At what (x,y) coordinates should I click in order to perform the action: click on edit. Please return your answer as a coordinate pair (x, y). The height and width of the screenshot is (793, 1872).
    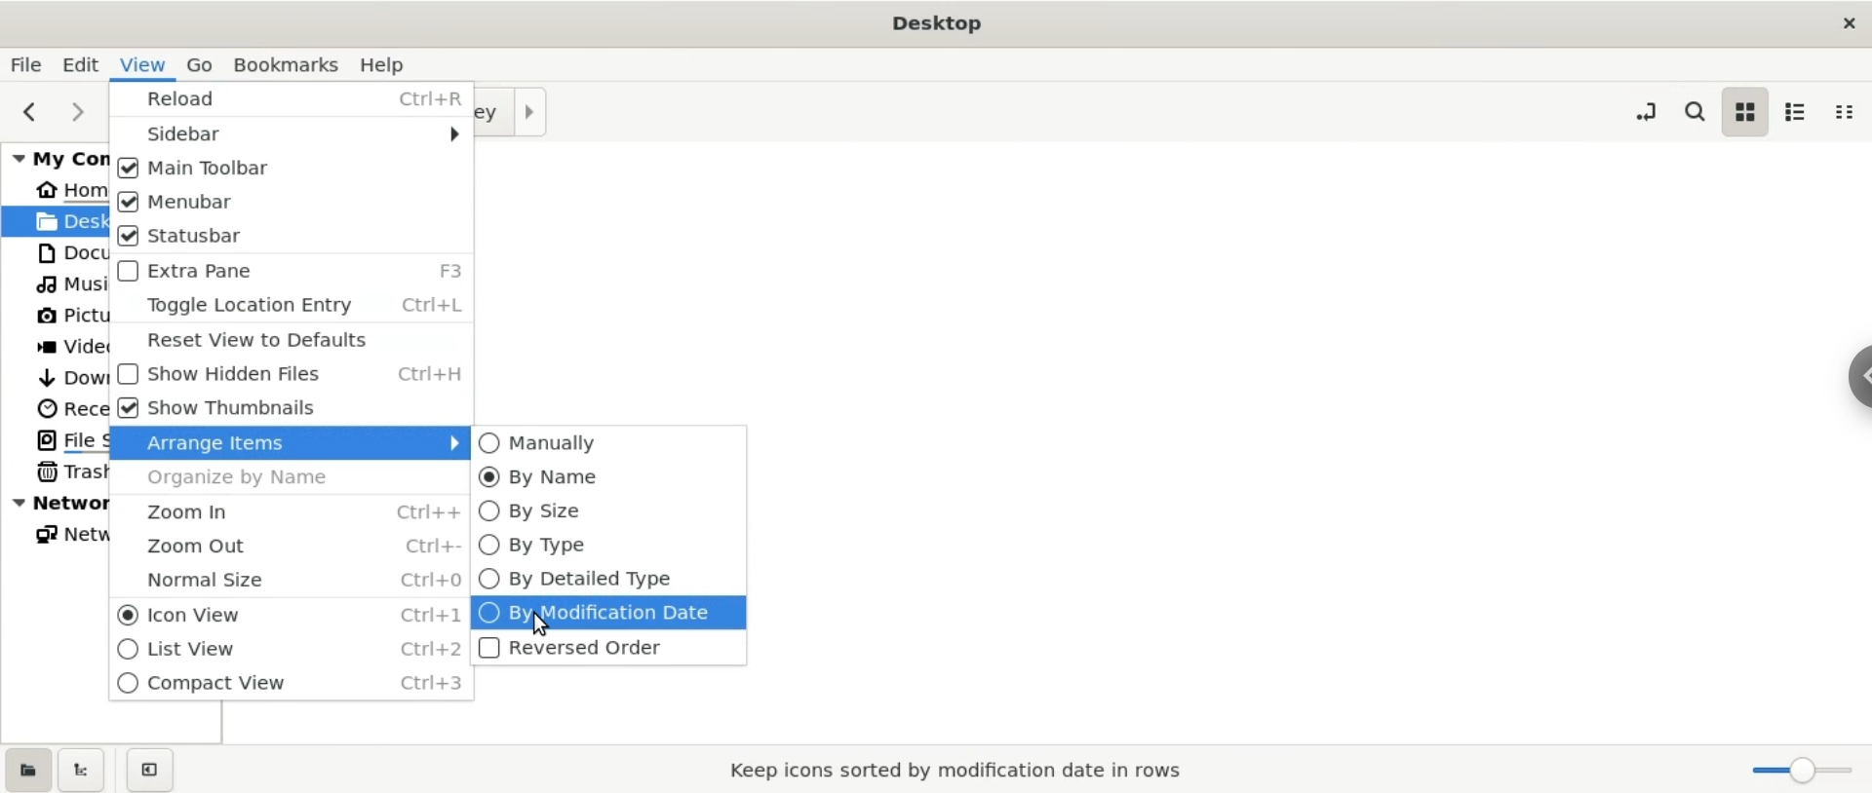
    Looking at the image, I should click on (88, 65).